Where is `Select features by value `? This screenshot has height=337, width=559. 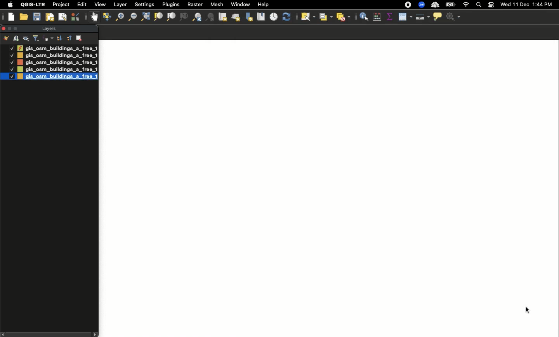
Select features by value  is located at coordinates (325, 17).